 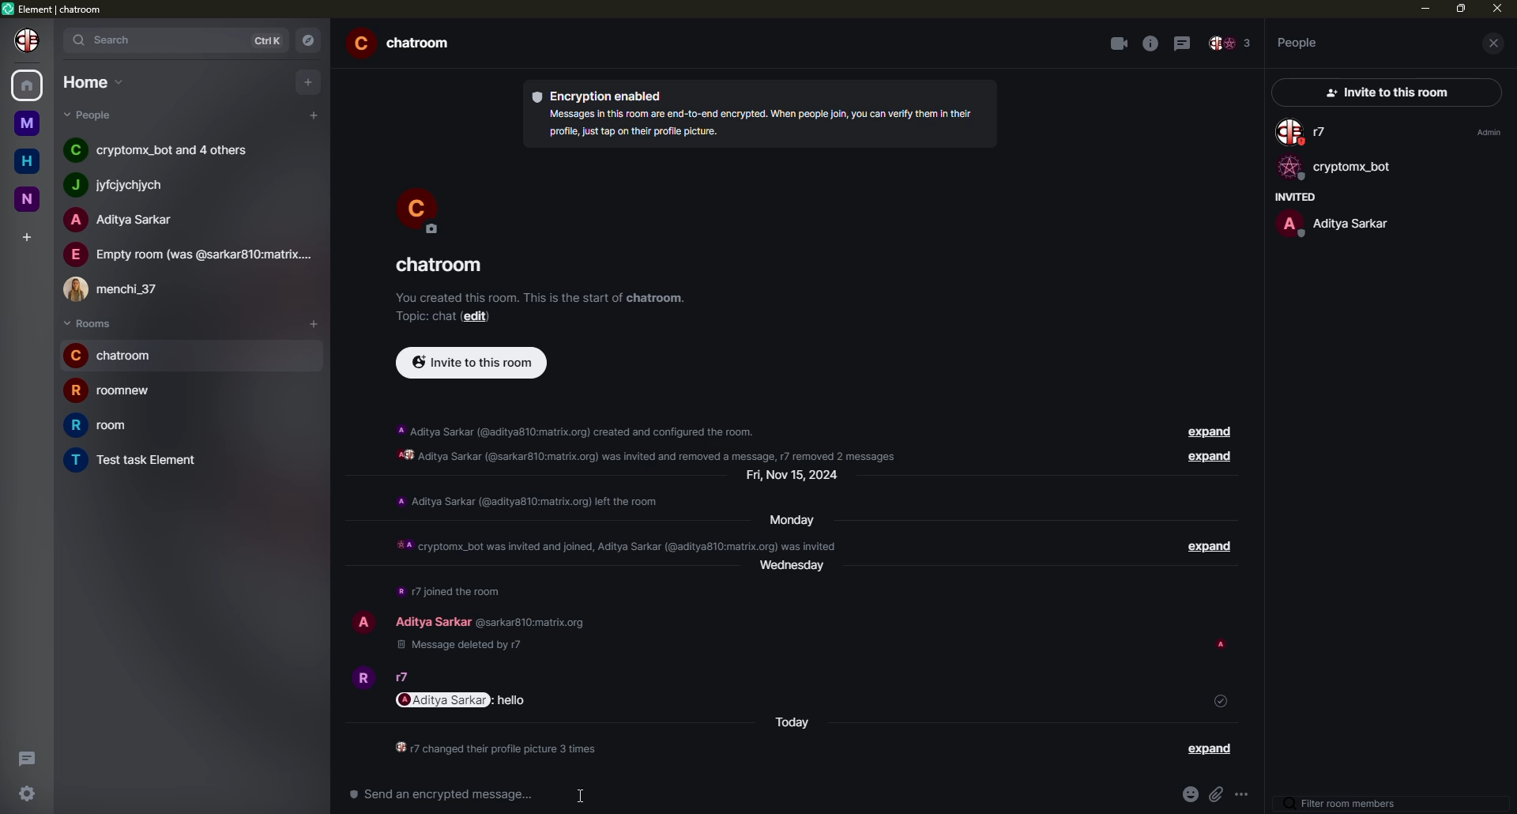 What do you see at coordinates (29, 162) in the screenshot?
I see `home` at bounding box center [29, 162].